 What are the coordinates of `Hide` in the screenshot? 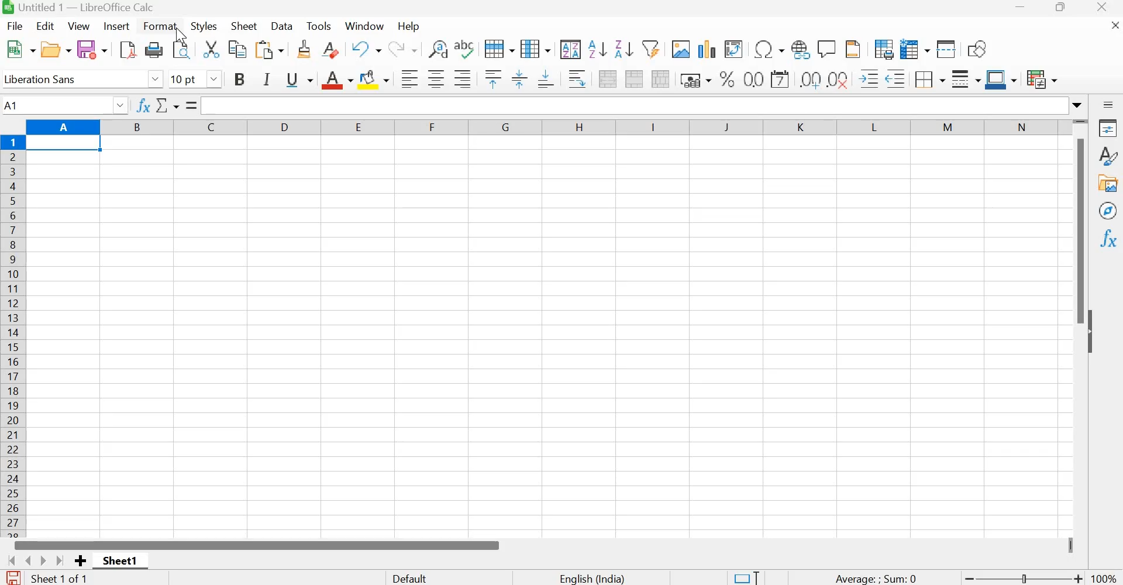 It's located at (1096, 333).